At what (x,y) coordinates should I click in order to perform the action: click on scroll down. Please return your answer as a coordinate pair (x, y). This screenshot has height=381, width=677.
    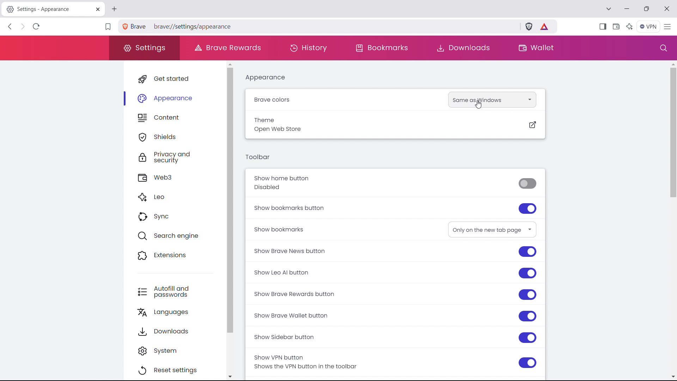
    Looking at the image, I should click on (234, 375).